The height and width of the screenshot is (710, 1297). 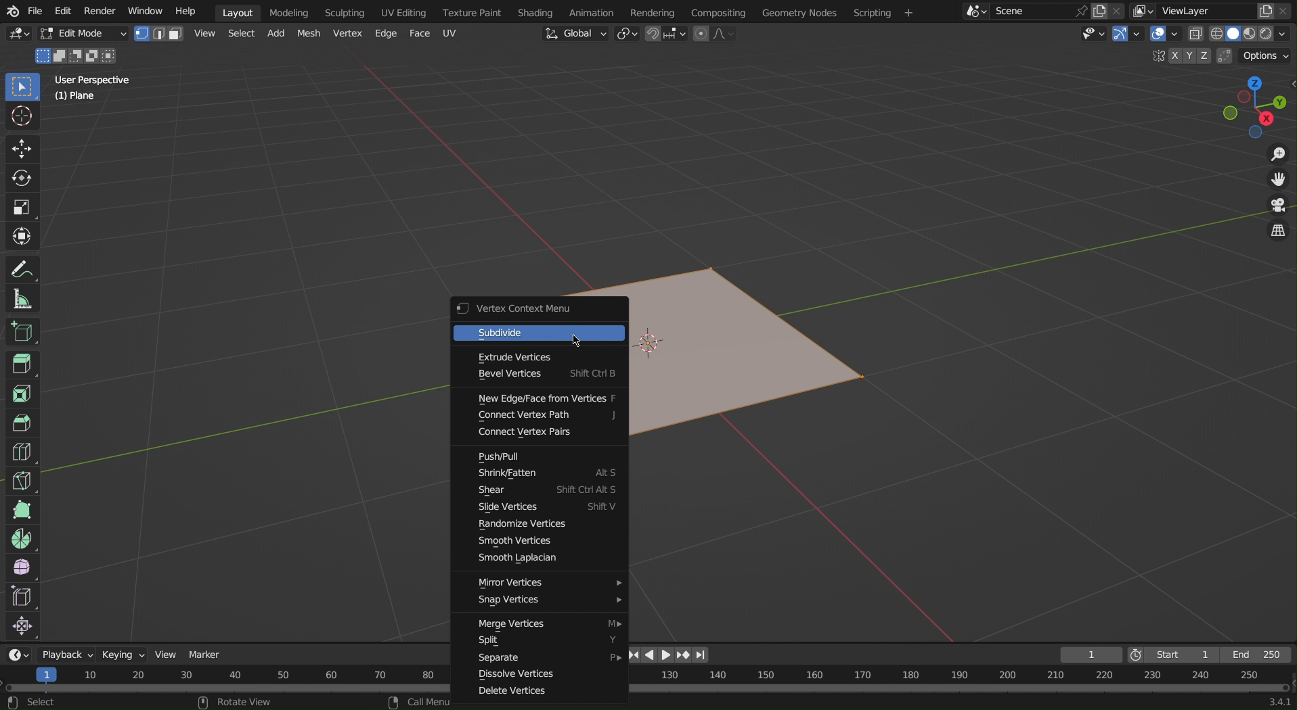 I want to click on Pin, so click(x=1080, y=11).